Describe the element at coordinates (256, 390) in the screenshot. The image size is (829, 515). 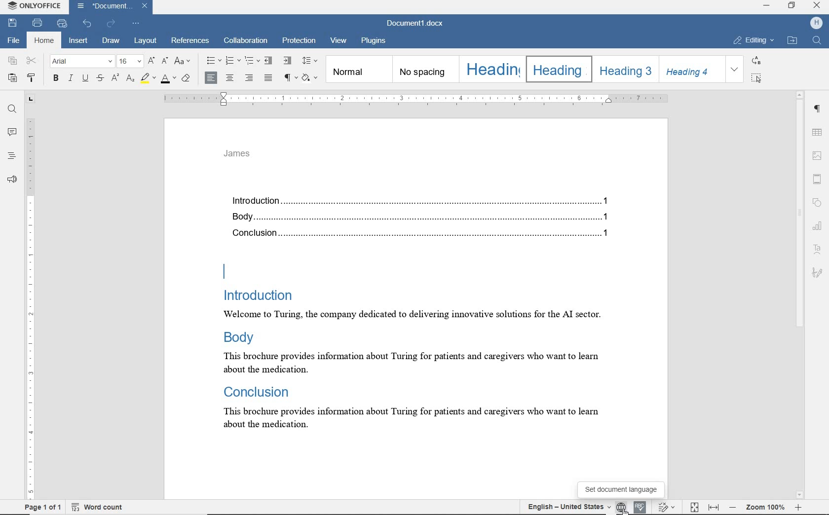
I see `Conclusion` at that location.